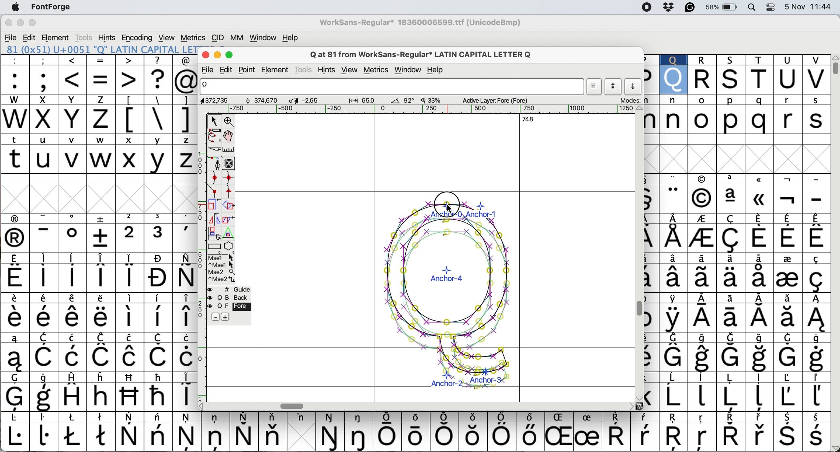 The height and width of the screenshot is (452, 840). I want to click on add a curve point, so click(213, 177).